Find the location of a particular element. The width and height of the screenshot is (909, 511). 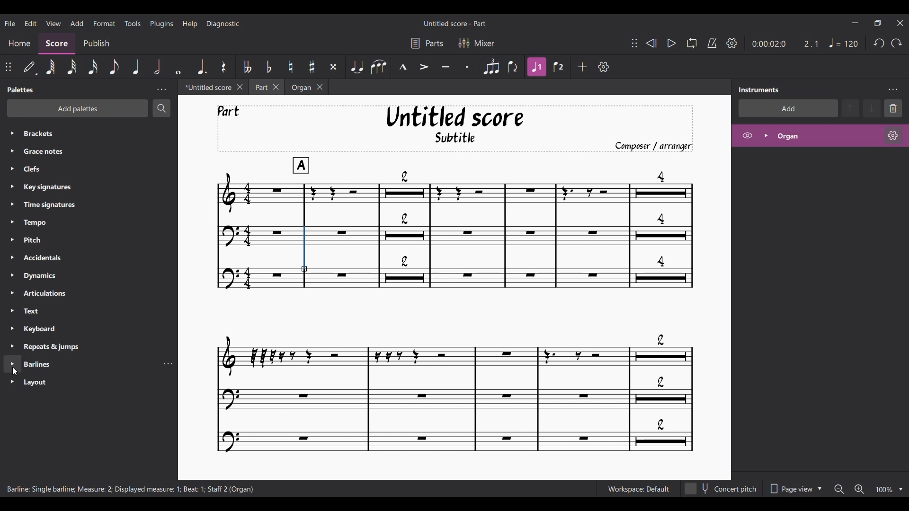

List of palette under Palette is located at coordinates (98, 262).